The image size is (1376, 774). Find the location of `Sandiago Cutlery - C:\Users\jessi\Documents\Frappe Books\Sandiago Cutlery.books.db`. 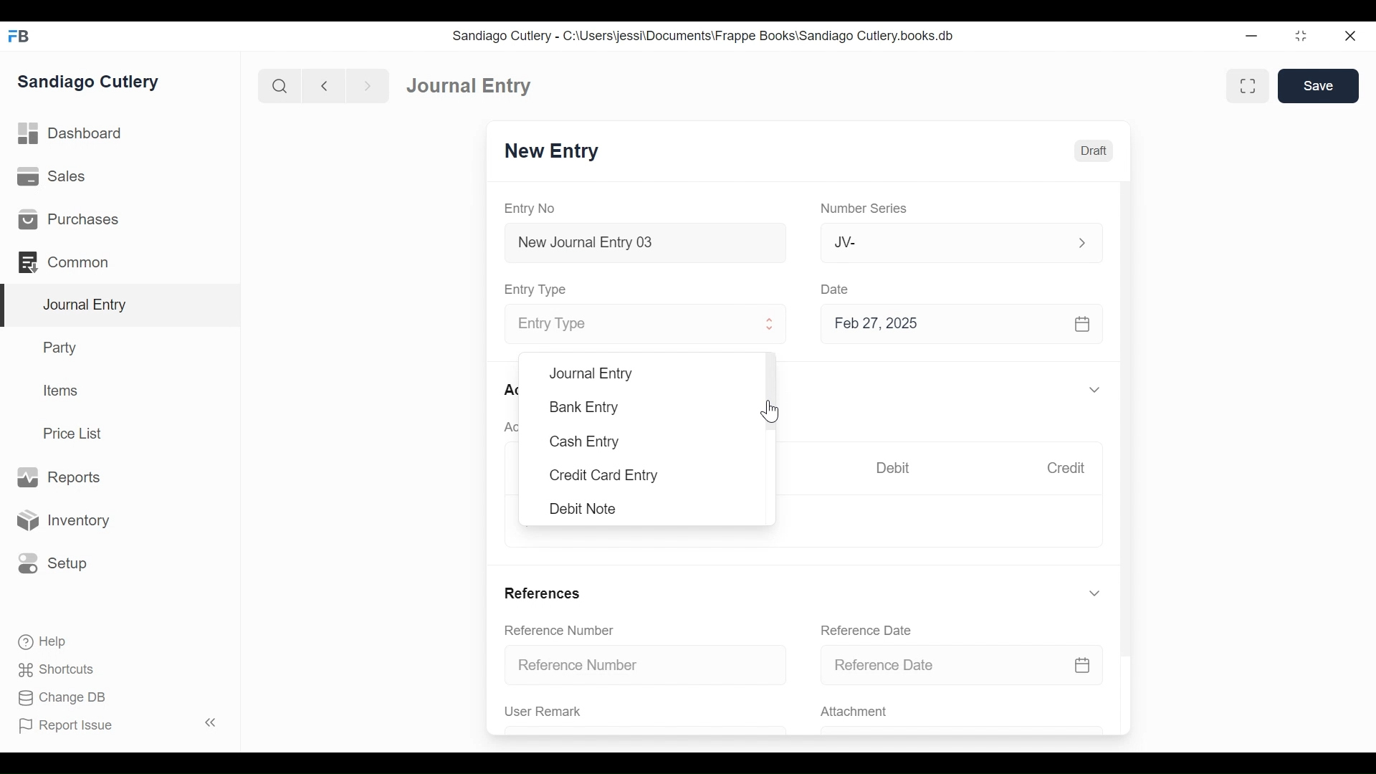

Sandiago Cutlery - C:\Users\jessi\Documents\Frappe Books\Sandiago Cutlery.books.db is located at coordinates (704, 35).